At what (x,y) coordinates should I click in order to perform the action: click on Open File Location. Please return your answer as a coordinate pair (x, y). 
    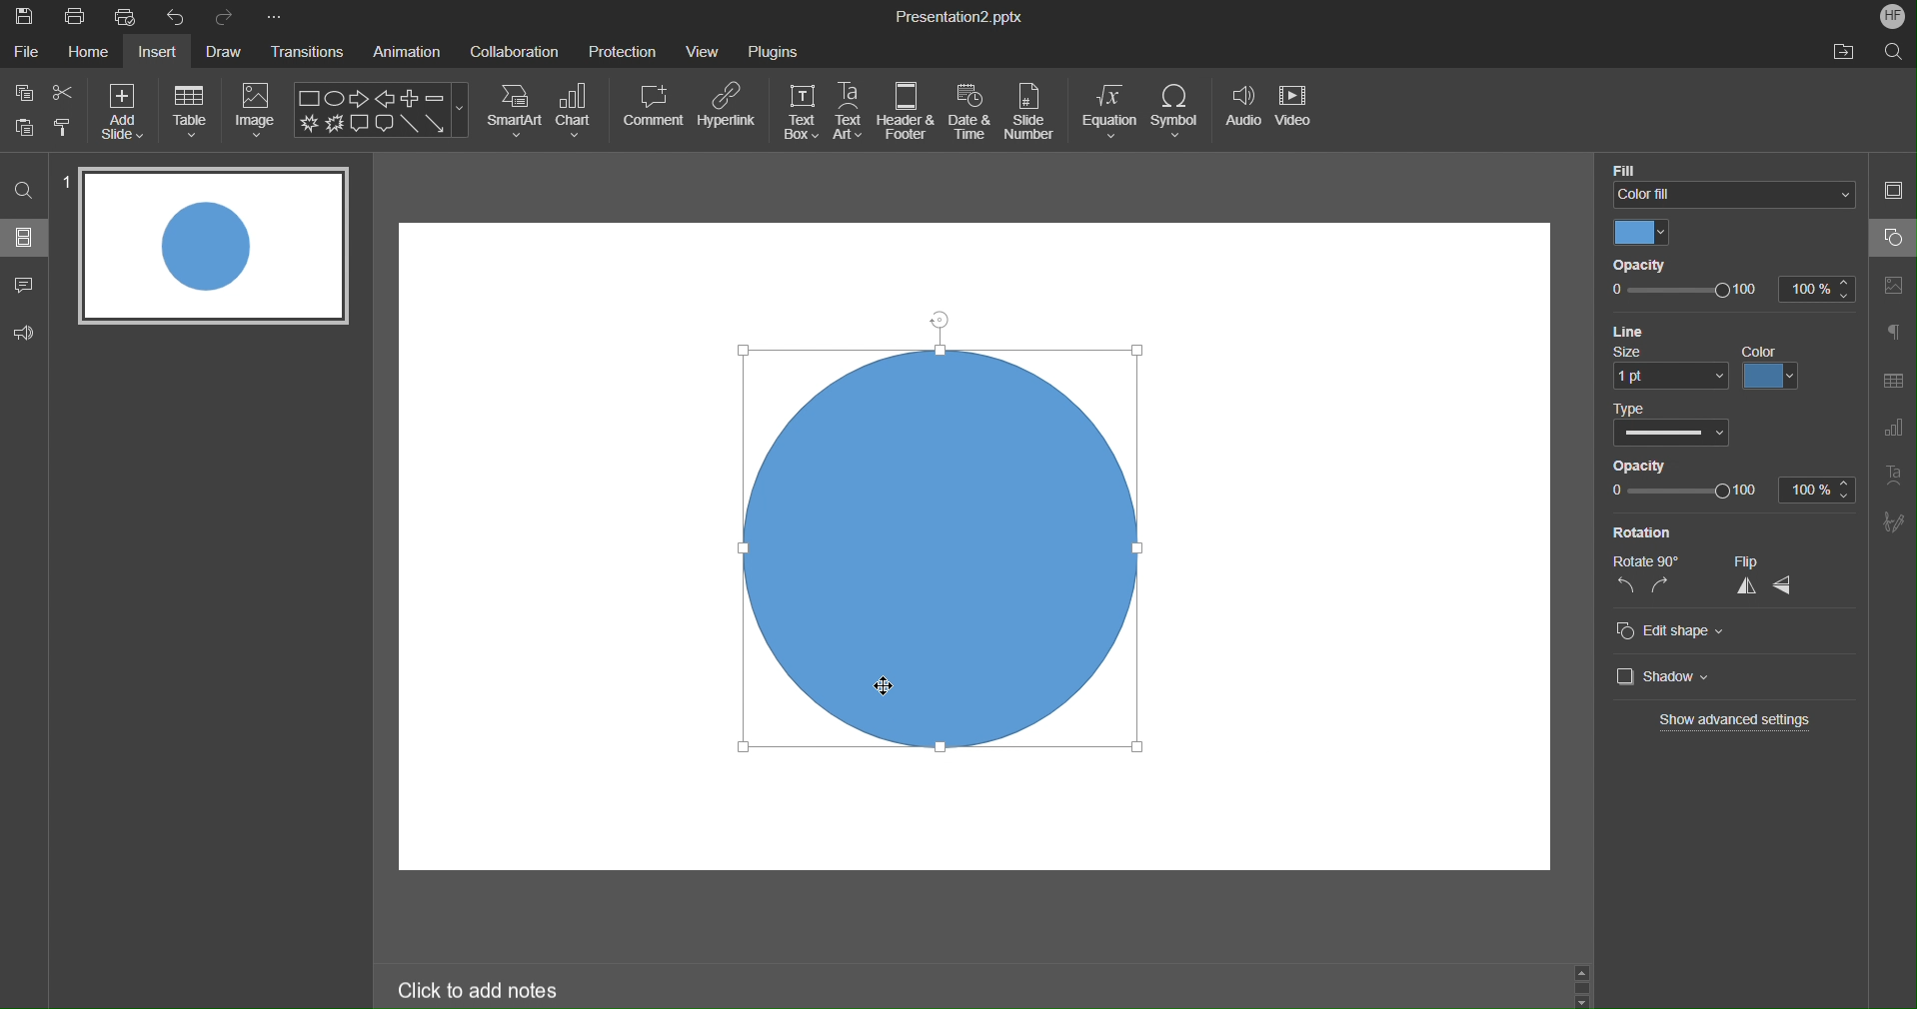
    Looking at the image, I should click on (1843, 53).